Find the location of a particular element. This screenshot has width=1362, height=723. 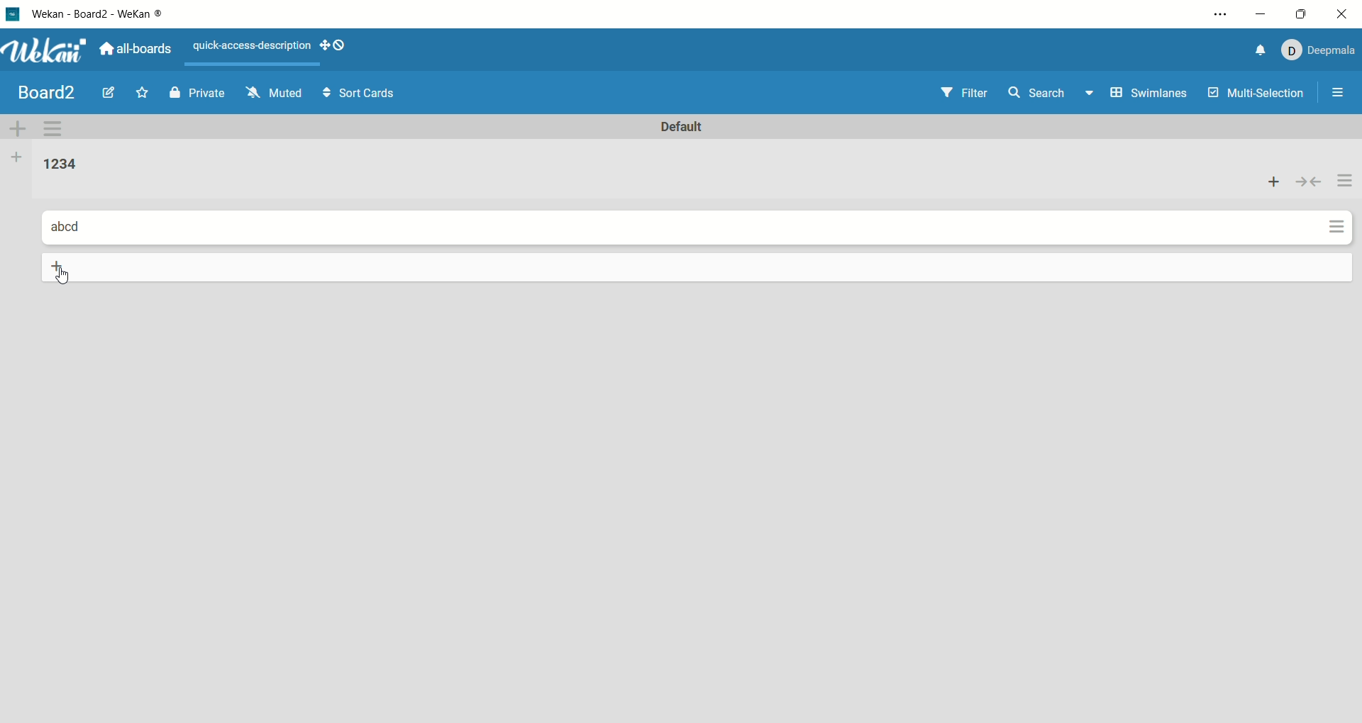

add list is located at coordinates (15, 157).